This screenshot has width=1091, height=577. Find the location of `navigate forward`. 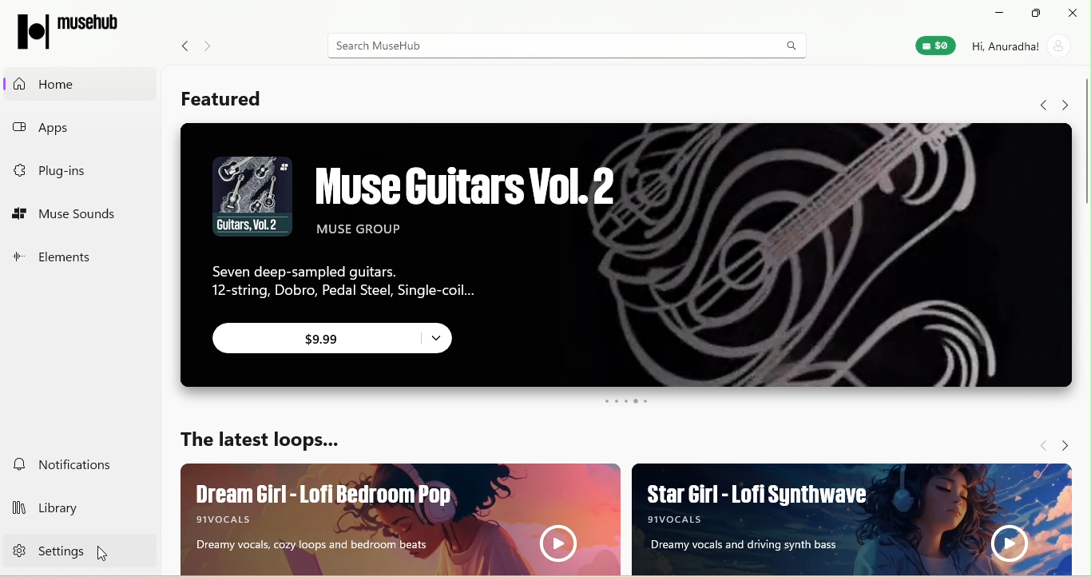

navigate forward is located at coordinates (1070, 444).